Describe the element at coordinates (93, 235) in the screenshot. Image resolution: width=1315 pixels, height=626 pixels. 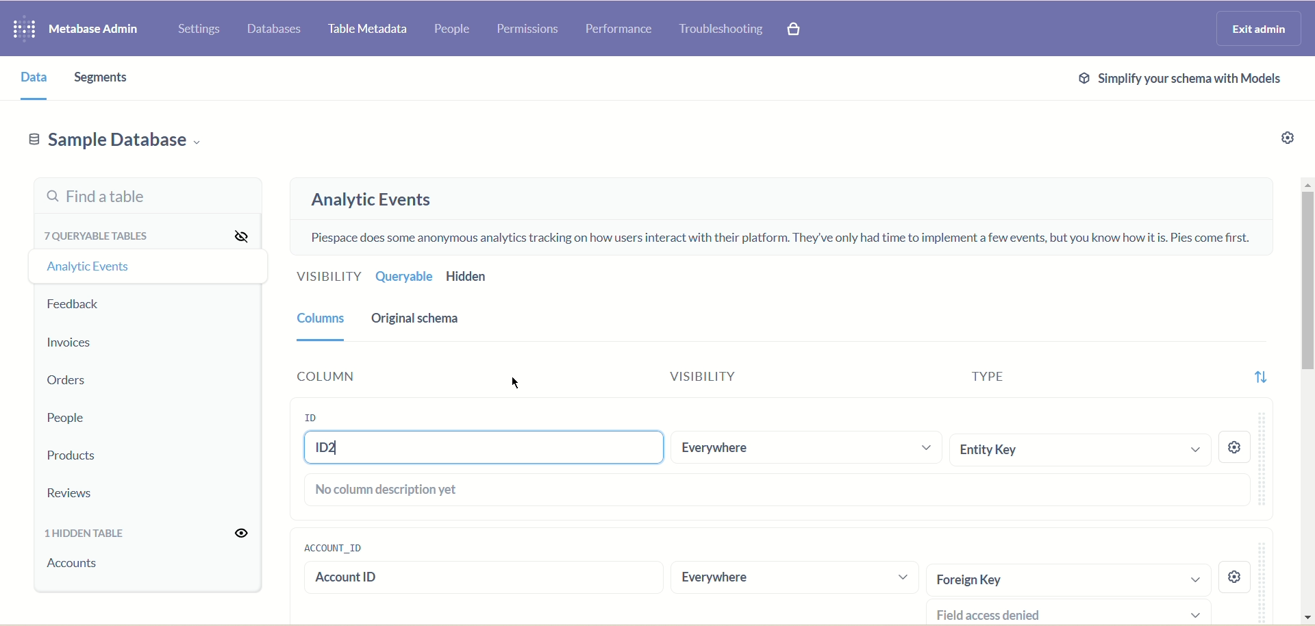
I see `7 queryable tables` at that location.